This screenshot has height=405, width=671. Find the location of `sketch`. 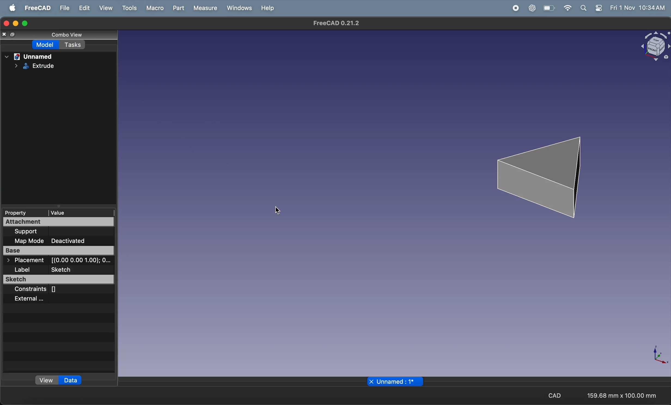

sketch is located at coordinates (59, 280).